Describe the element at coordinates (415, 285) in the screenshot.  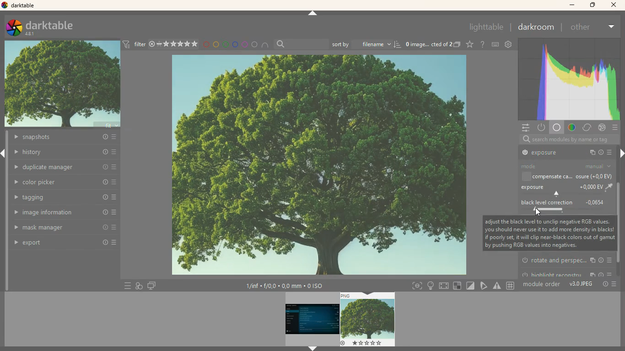
I see `frame` at that location.